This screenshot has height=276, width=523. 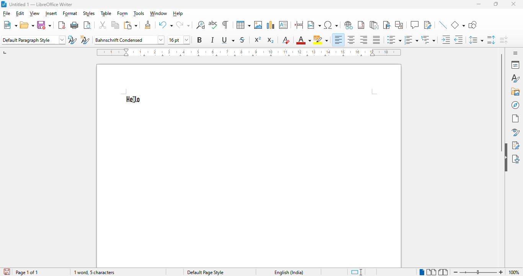 What do you see at coordinates (20, 13) in the screenshot?
I see `edit` at bounding box center [20, 13].